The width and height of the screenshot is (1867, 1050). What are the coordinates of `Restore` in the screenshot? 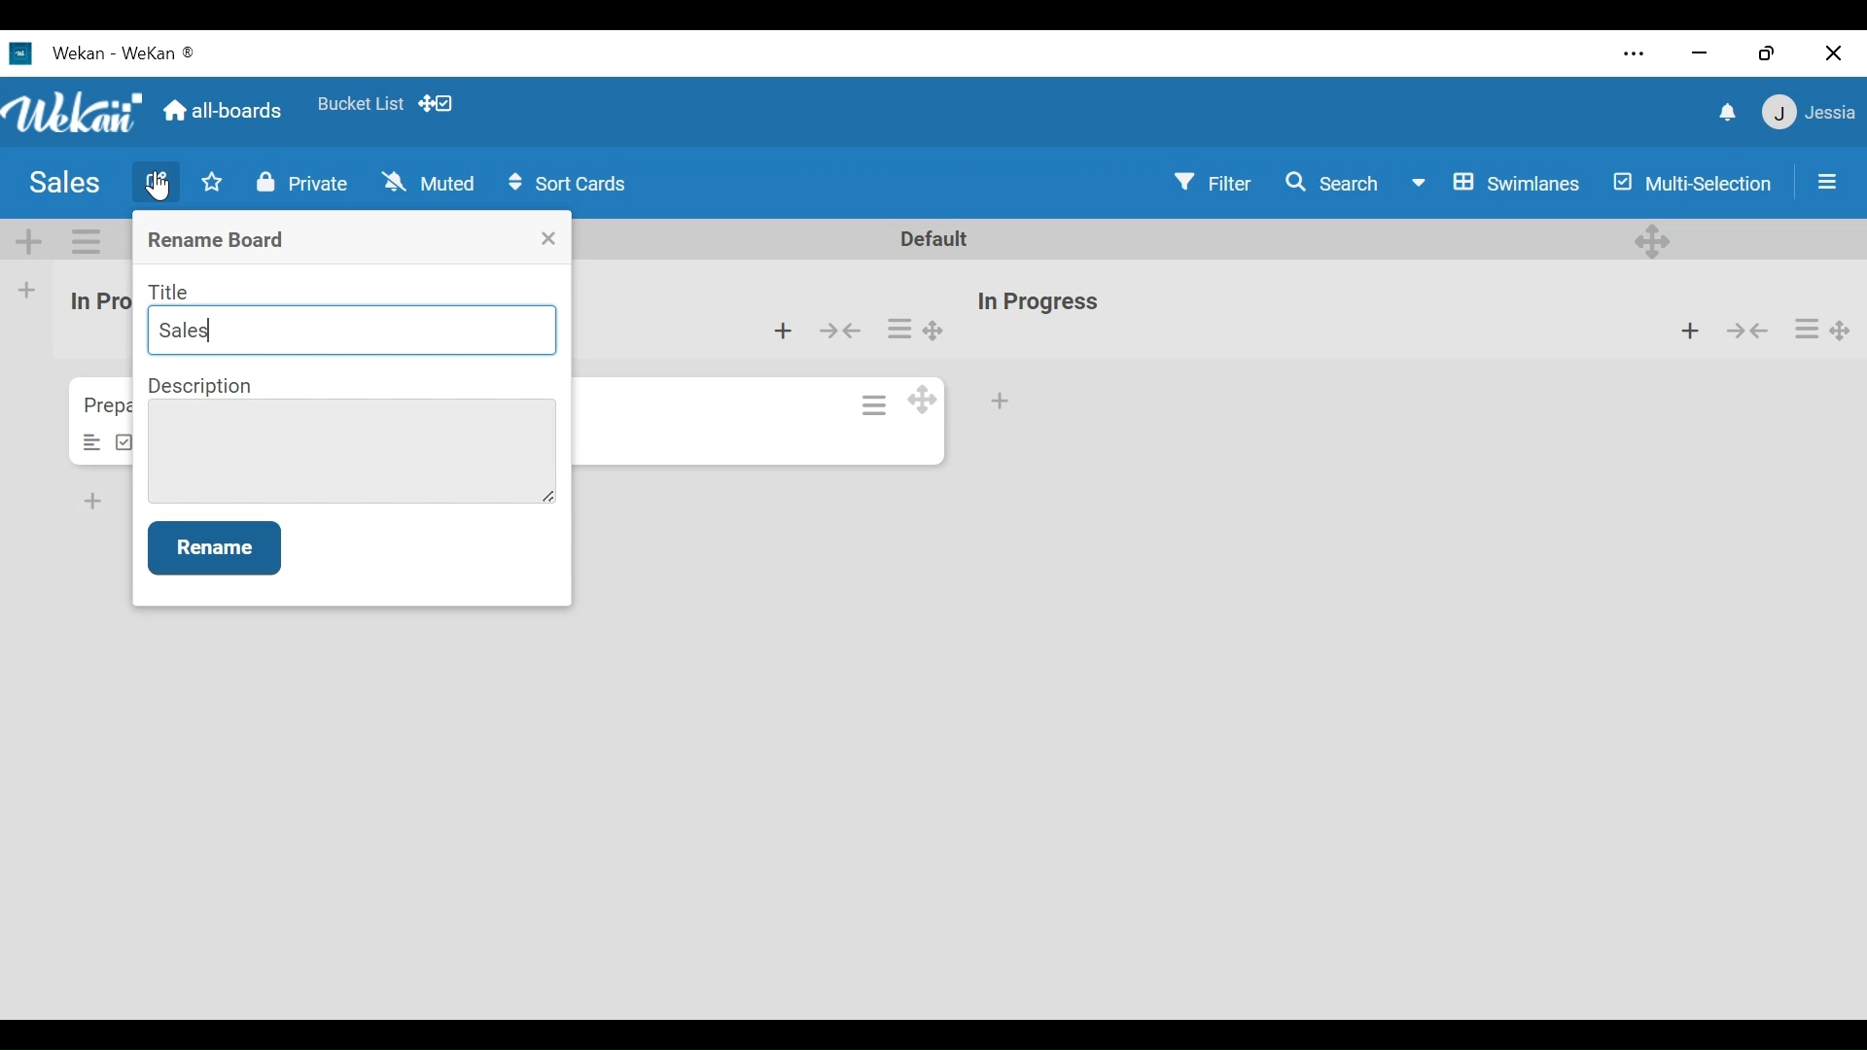 It's located at (1772, 52).